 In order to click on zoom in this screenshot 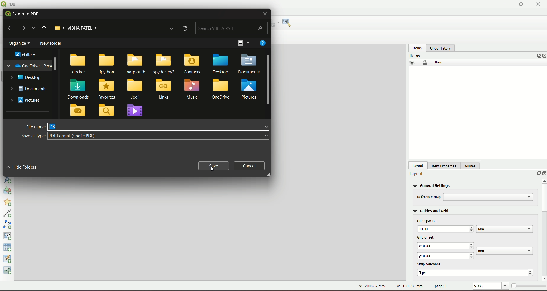, I will do `click(505, 286)`.